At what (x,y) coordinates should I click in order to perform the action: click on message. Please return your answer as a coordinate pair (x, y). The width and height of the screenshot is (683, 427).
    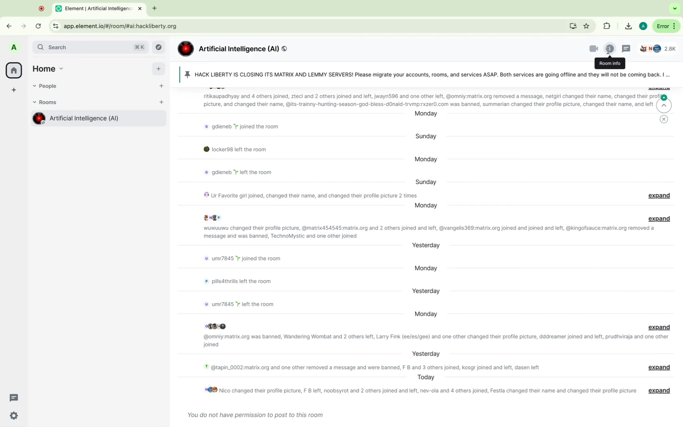
    Looking at the image, I should click on (241, 257).